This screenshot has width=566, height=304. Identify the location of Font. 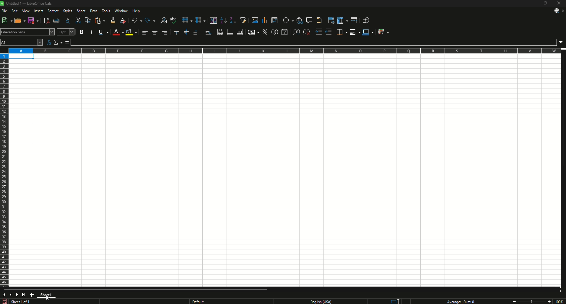
(24, 32).